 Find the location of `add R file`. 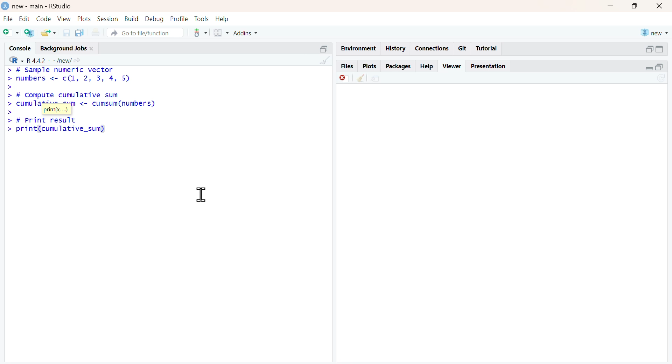

add R file is located at coordinates (29, 33).